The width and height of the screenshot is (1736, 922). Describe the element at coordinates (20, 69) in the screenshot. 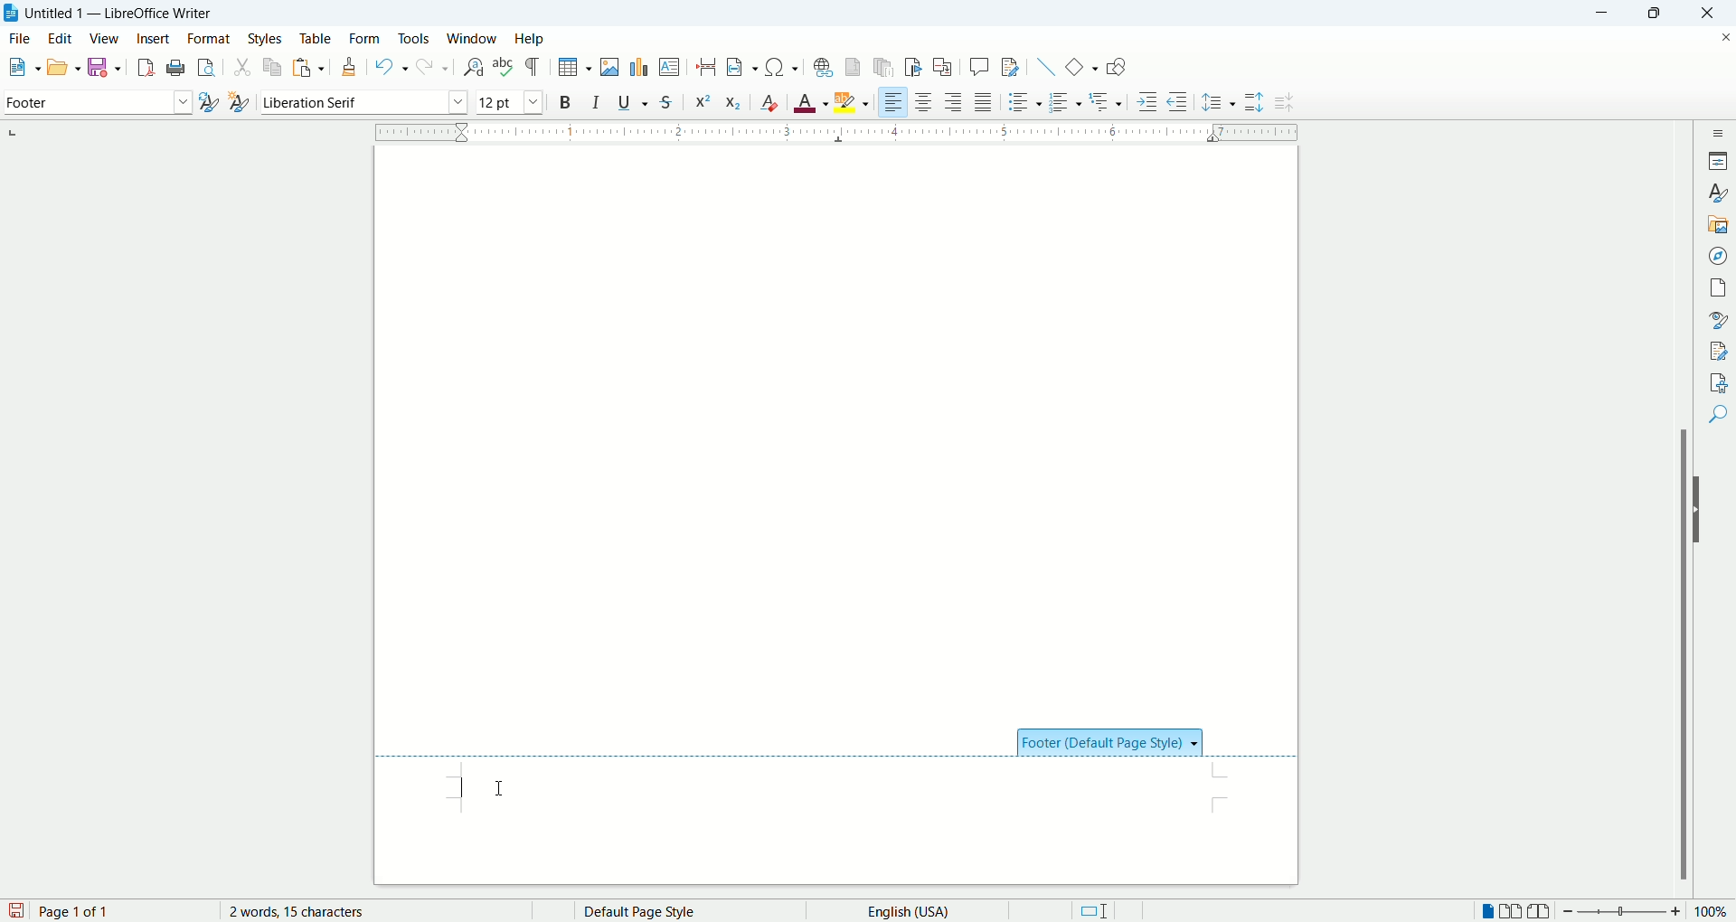

I see `open` at that location.